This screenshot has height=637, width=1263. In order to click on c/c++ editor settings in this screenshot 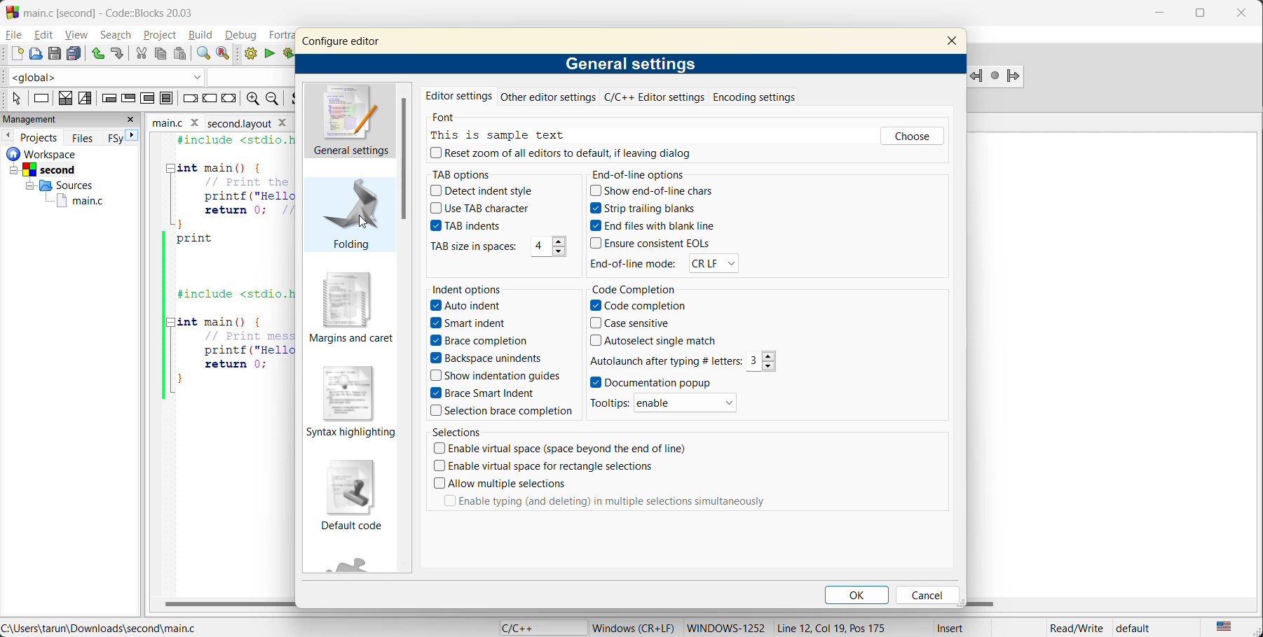, I will do `click(655, 97)`.